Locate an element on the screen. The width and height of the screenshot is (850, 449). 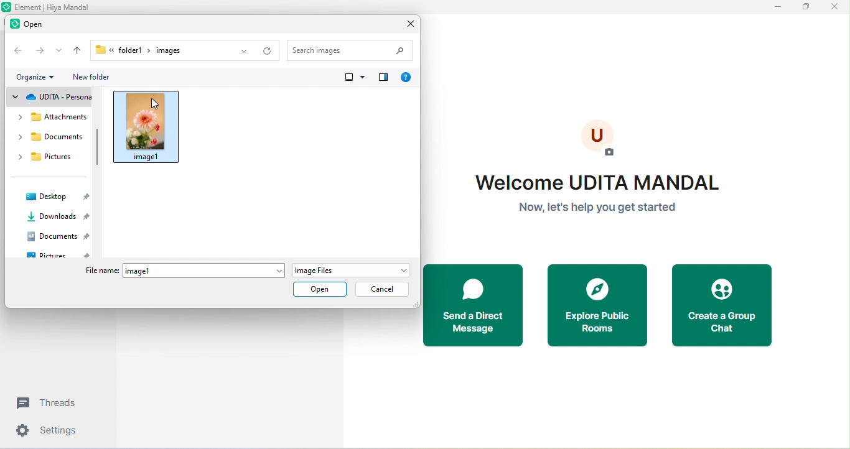
open is located at coordinates (33, 25).